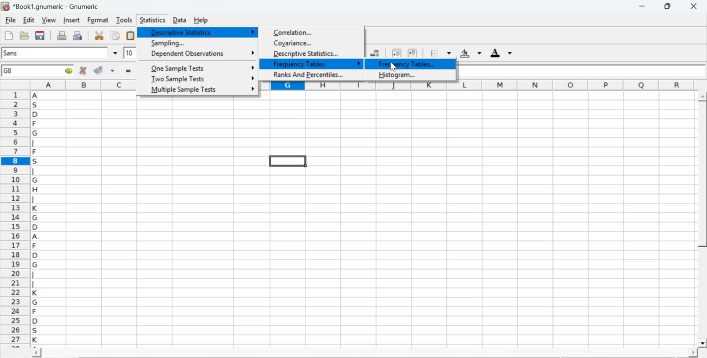 The image size is (707, 358). Describe the element at coordinates (116, 35) in the screenshot. I see `copy` at that location.